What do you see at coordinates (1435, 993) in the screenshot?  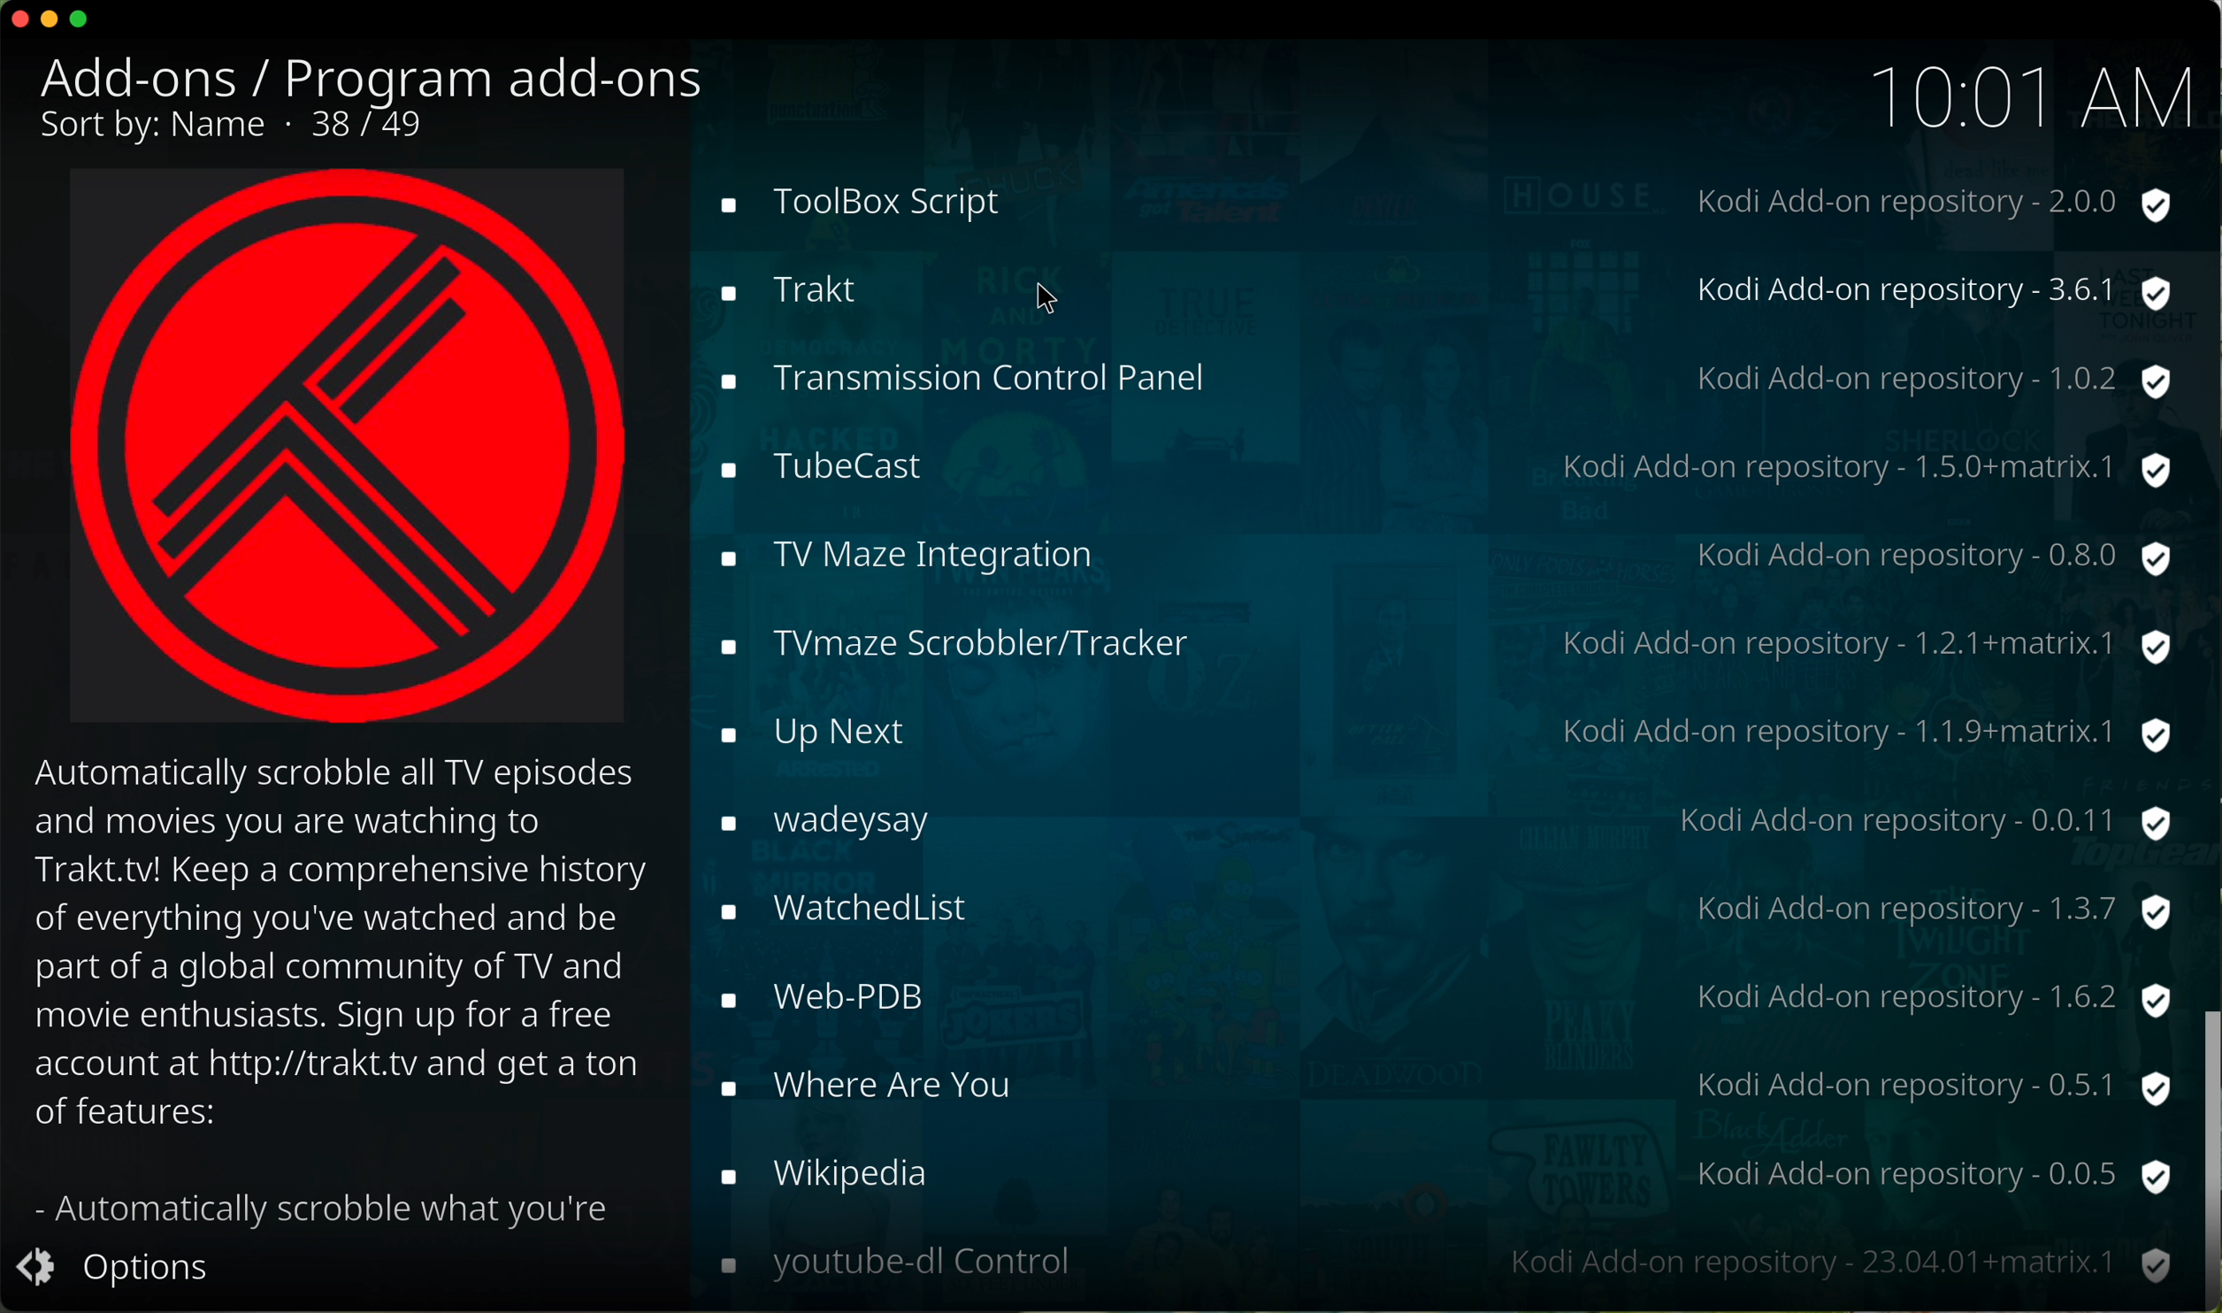 I see `web pdb` at bounding box center [1435, 993].